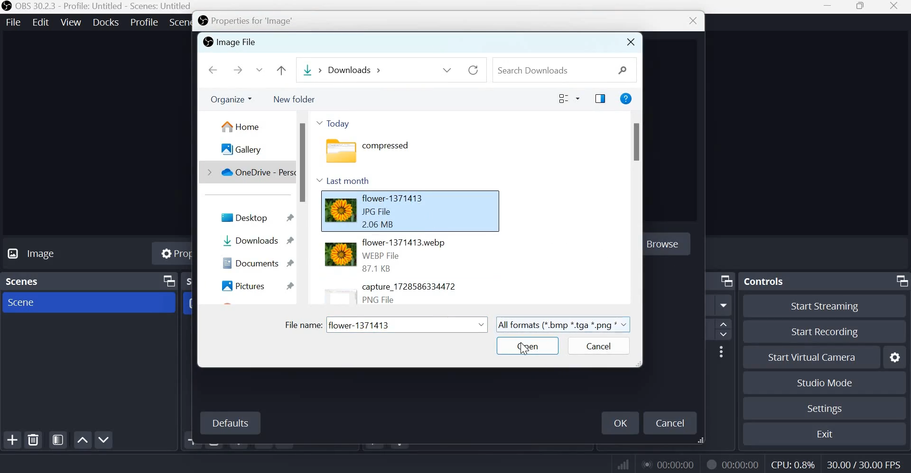  What do you see at coordinates (726, 281) in the screenshot?
I see `Dock Options icon` at bounding box center [726, 281].